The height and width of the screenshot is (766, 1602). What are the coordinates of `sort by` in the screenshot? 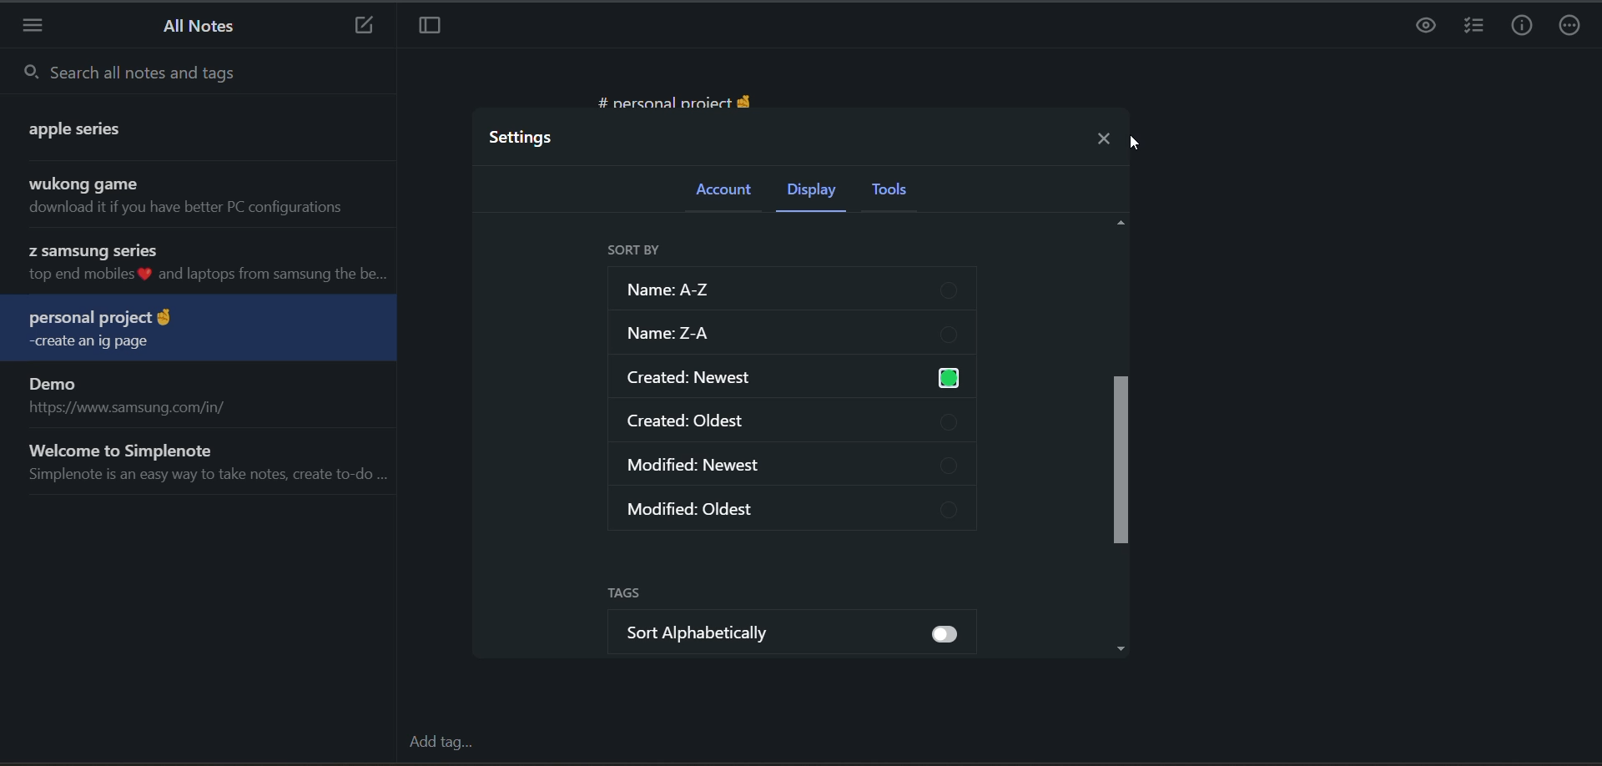 It's located at (634, 249).